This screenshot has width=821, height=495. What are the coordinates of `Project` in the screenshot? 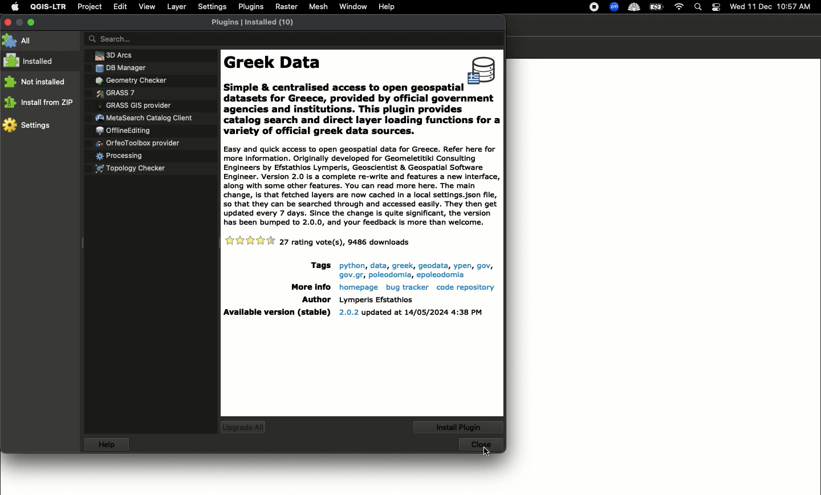 It's located at (90, 7).